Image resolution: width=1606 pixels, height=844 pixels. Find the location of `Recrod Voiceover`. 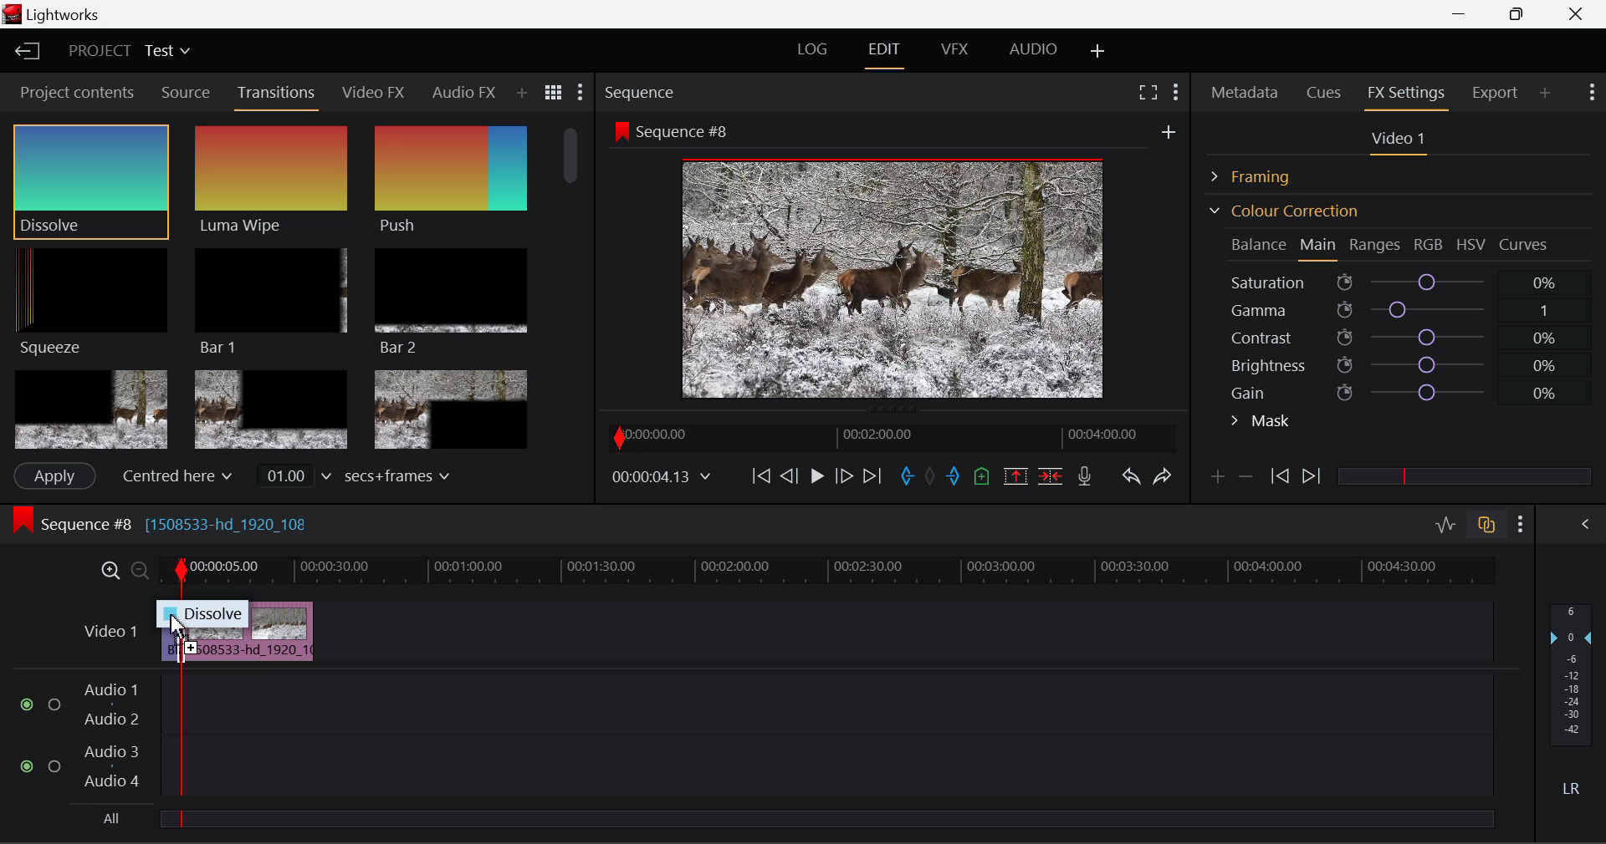

Recrod Voiceover is located at coordinates (1084, 475).